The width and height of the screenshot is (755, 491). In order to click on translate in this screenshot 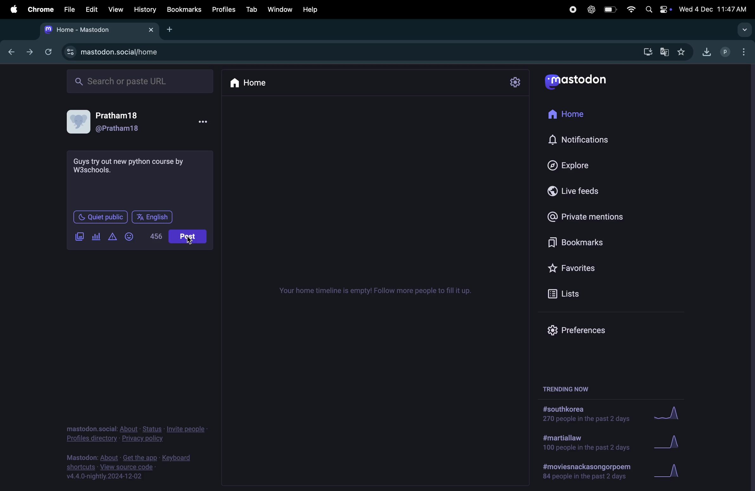, I will do `click(666, 51)`.